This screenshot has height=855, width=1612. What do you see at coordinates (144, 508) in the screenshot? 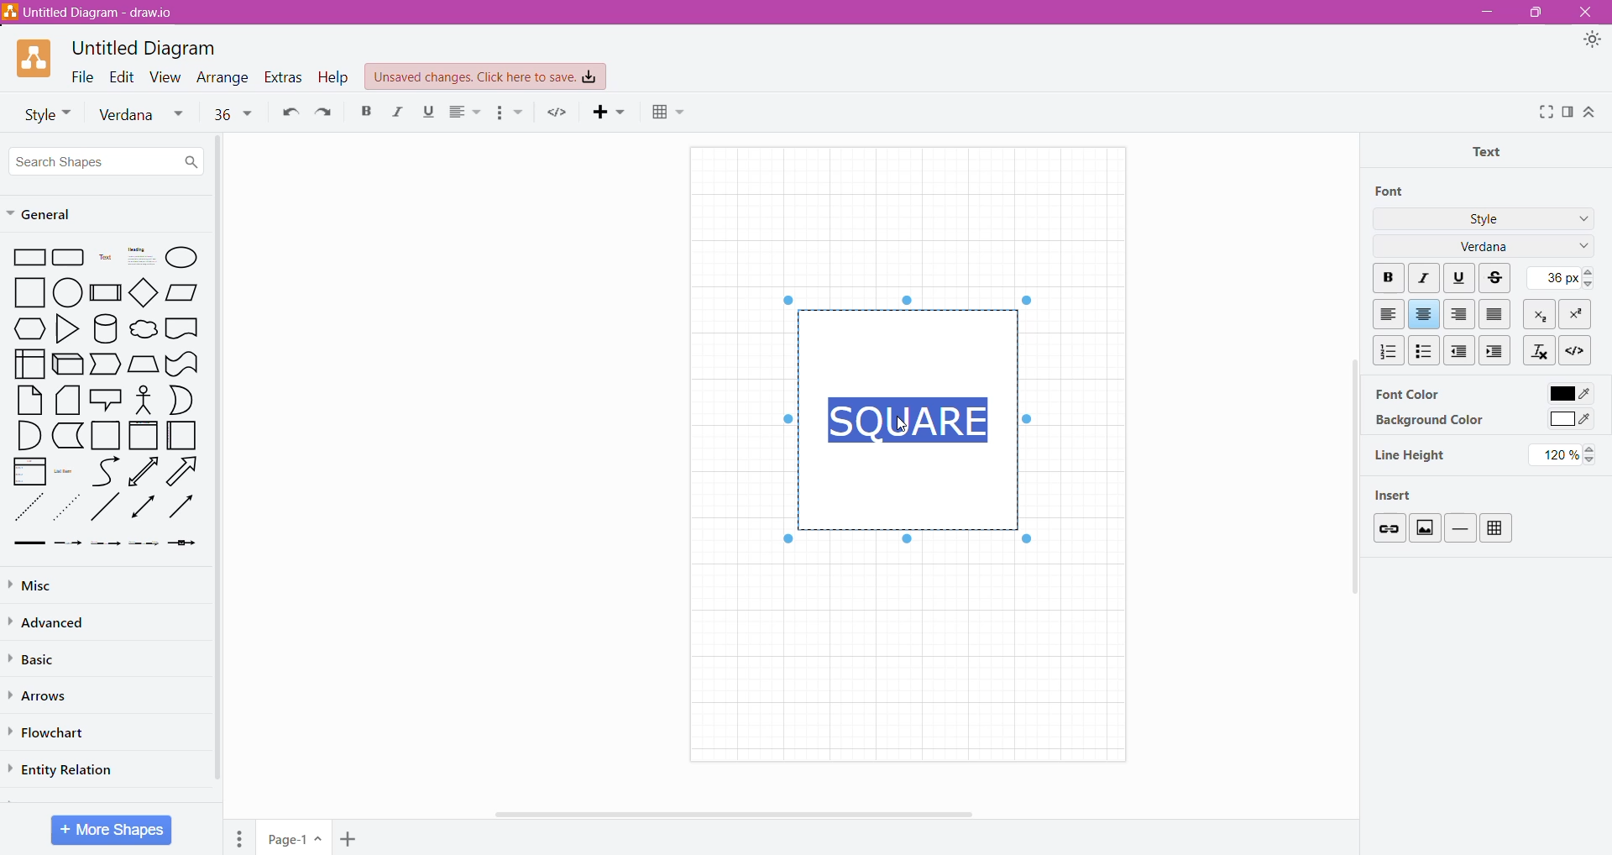
I see `Double Arrow ` at bounding box center [144, 508].